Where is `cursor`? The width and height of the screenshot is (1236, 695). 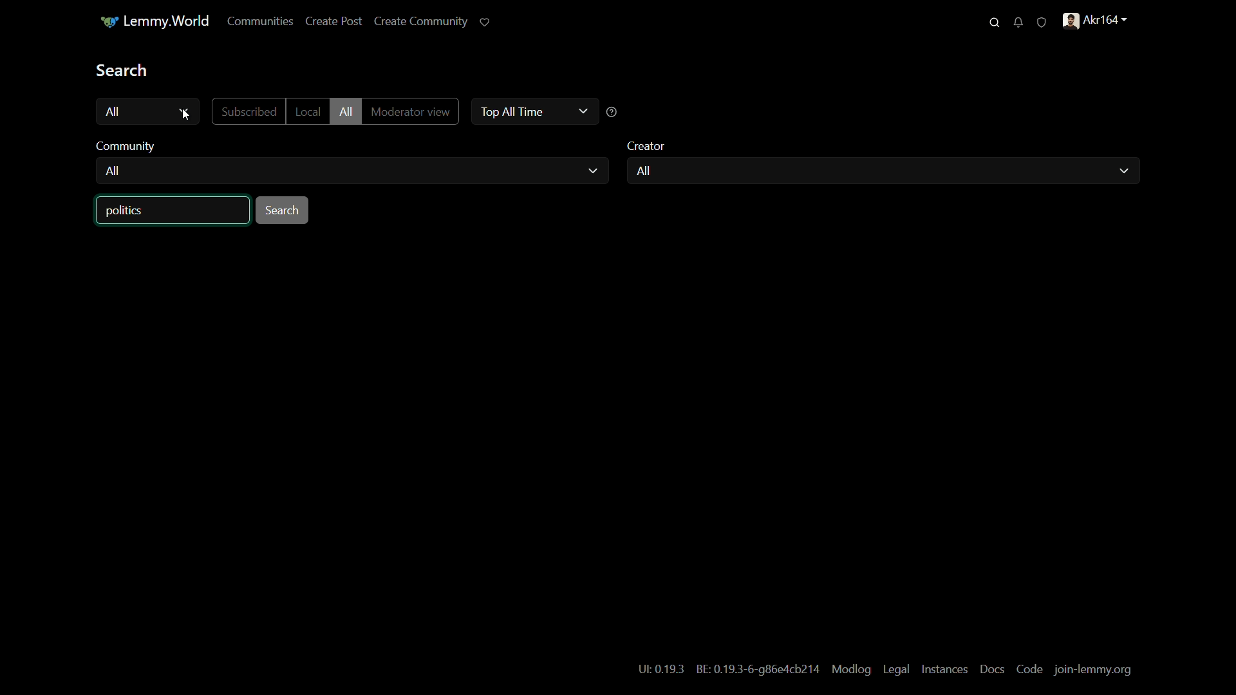
cursor is located at coordinates (186, 116).